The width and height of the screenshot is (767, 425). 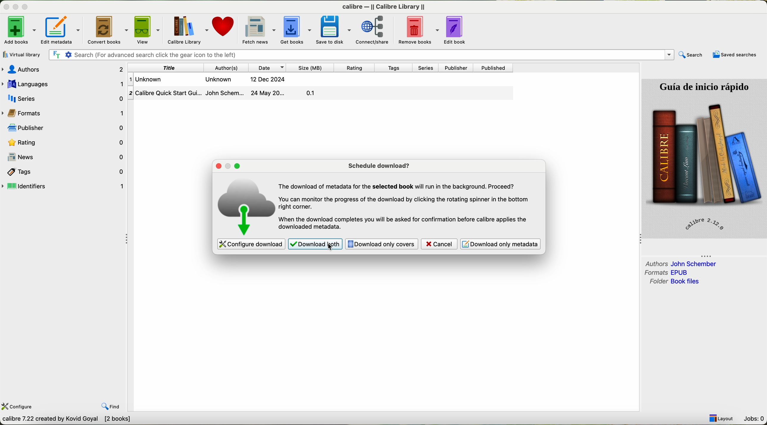 I want to click on size, so click(x=311, y=68).